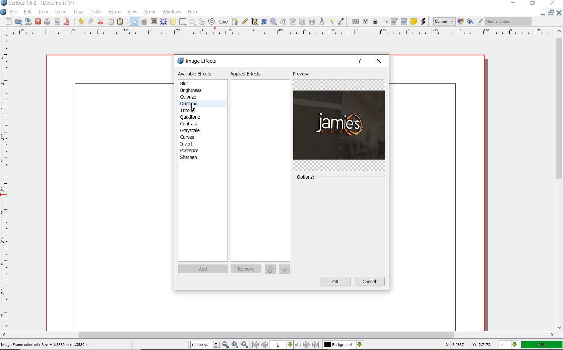 The width and height of the screenshot is (563, 350). I want to click on RESTORE, so click(533, 3).